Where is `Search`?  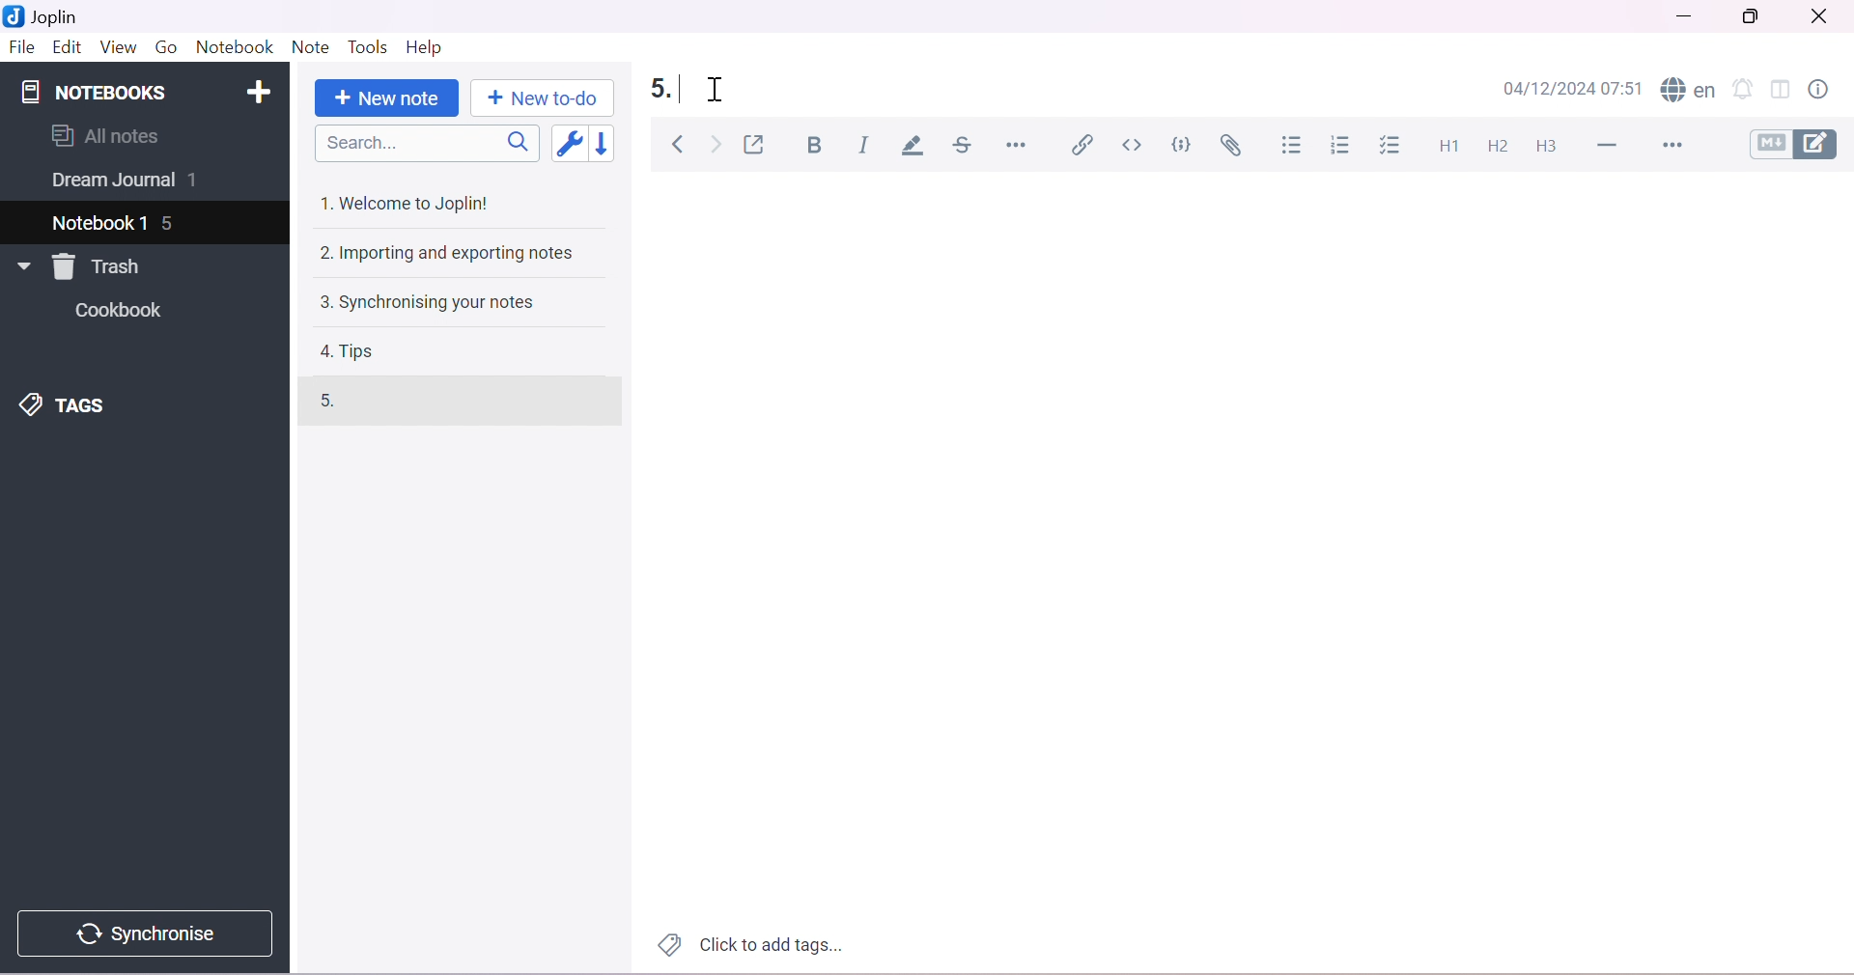
Search is located at coordinates (433, 144).